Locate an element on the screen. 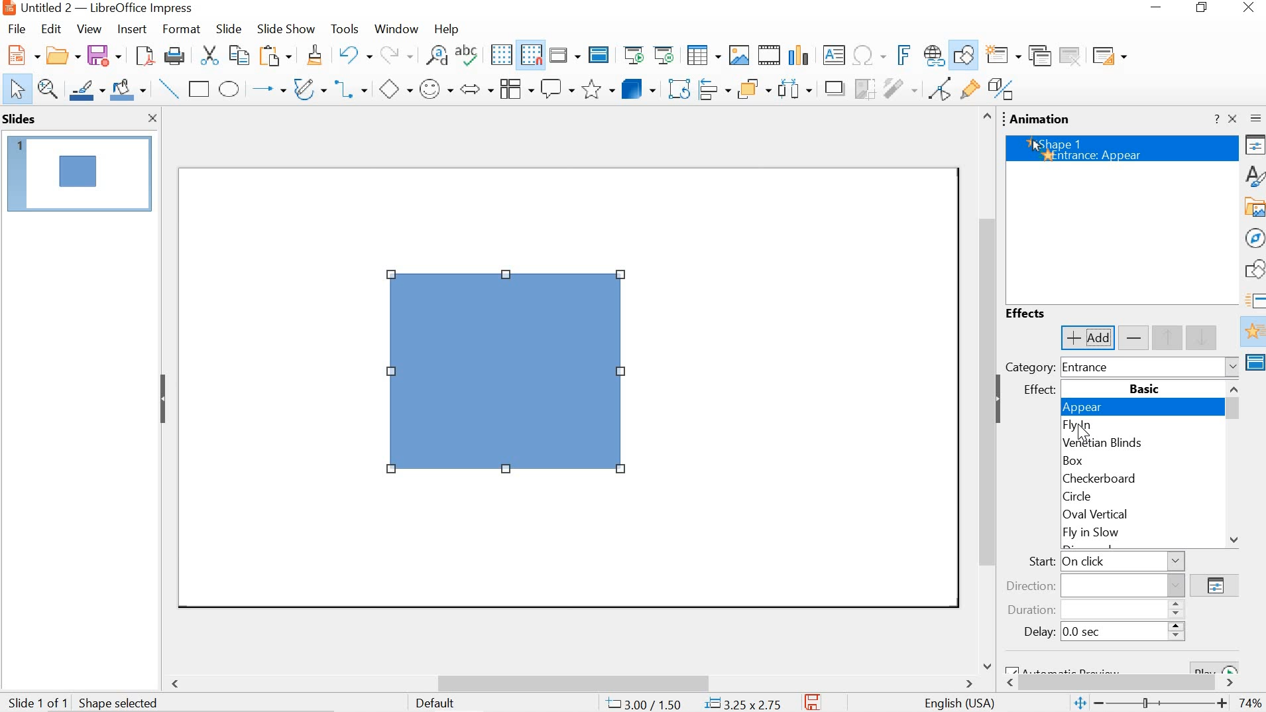 The width and height of the screenshot is (1266, 712). add is located at coordinates (1087, 337).